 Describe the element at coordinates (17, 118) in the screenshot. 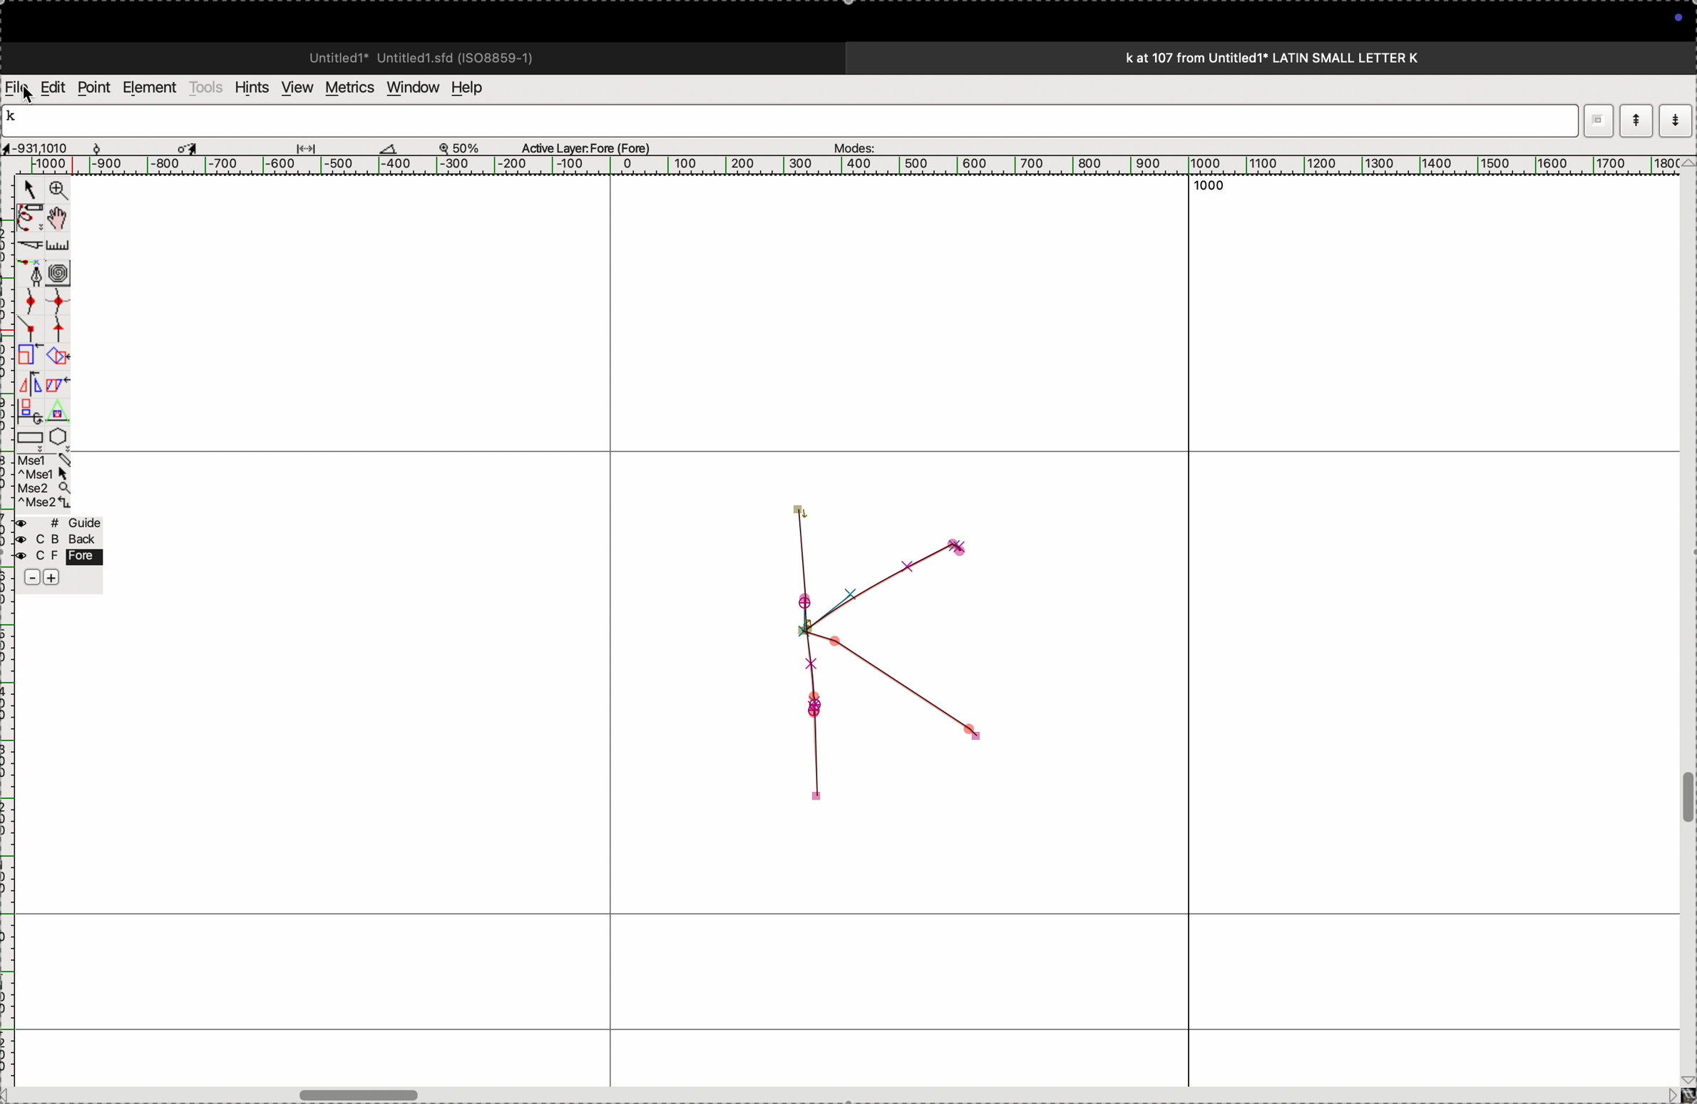

I see `K` at that location.